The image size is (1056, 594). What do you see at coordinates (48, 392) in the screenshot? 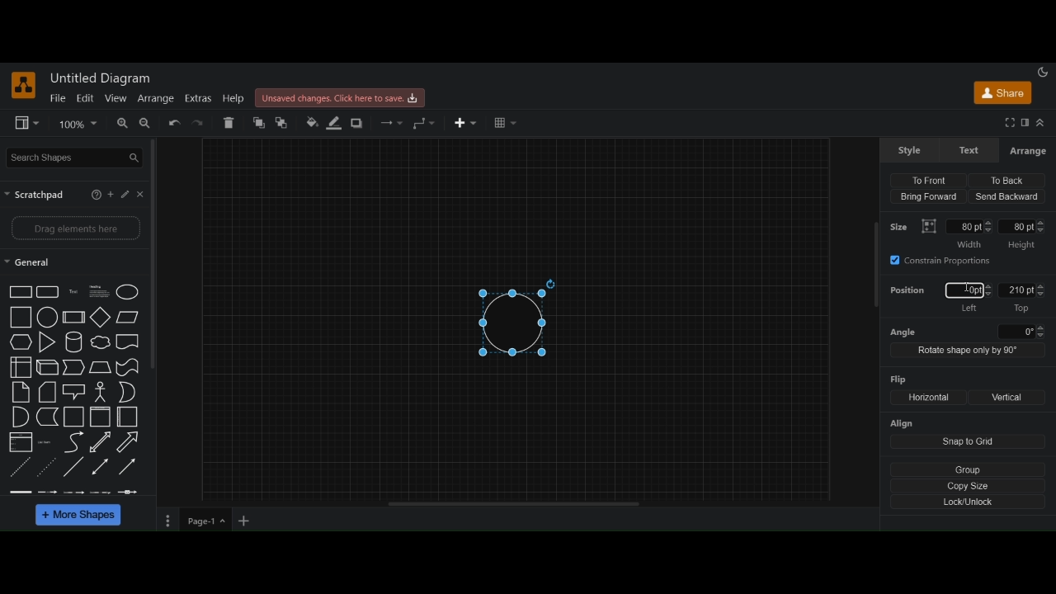
I see `Paste` at bounding box center [48, 392].